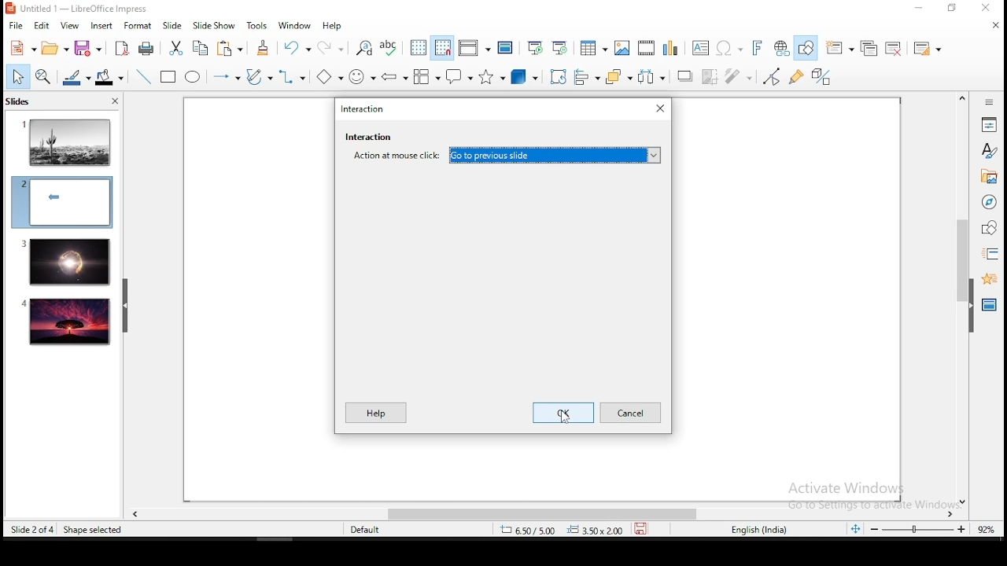 This screenshot has height=566, width=1007. Describe the element at coordinates (918, 530) in the screenshot. I see `zoom` at that location.